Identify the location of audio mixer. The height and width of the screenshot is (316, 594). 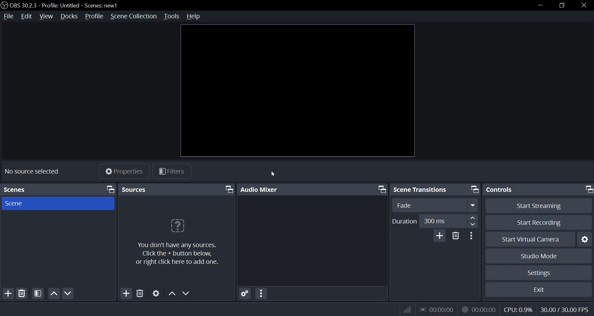
(261, 189).